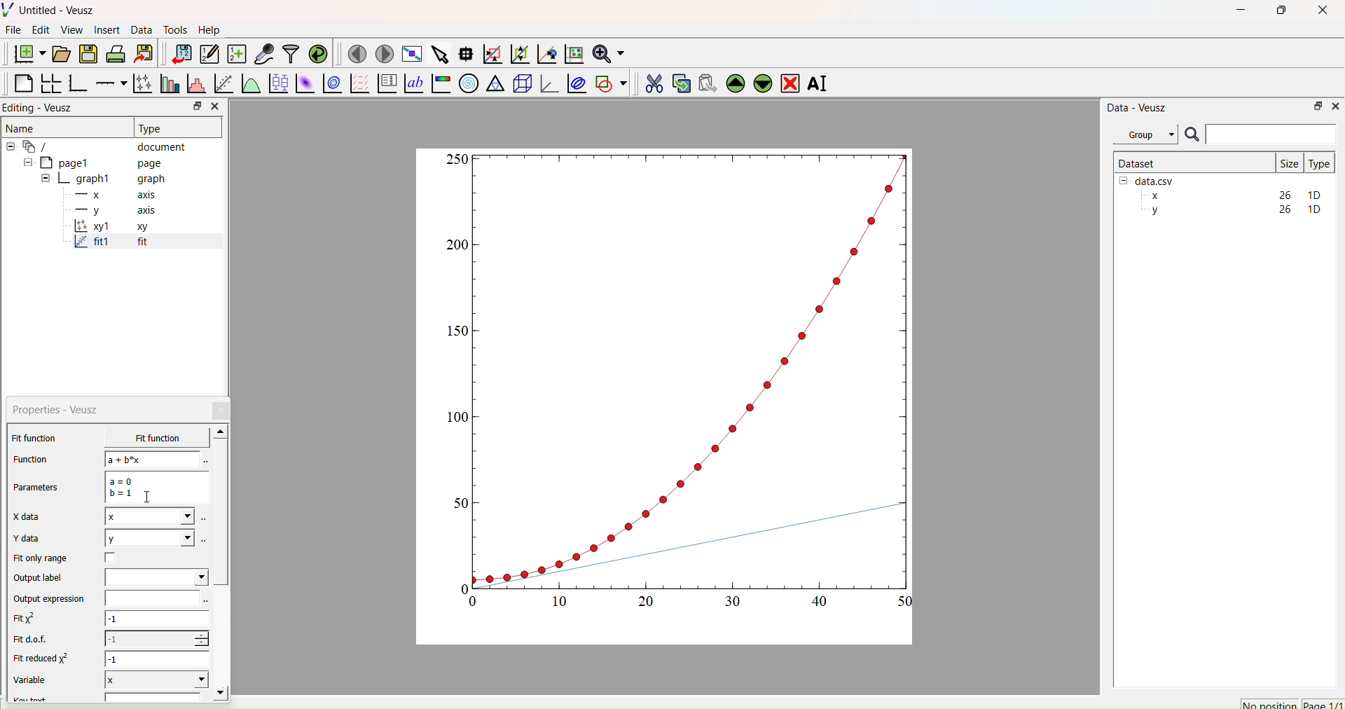 The width and height of the screenshot is (1345, 709). What do you see at coordinates (1291, 704) in the screenshot?
I see `No position Page 1/1` at bounding box center [1291, 704].